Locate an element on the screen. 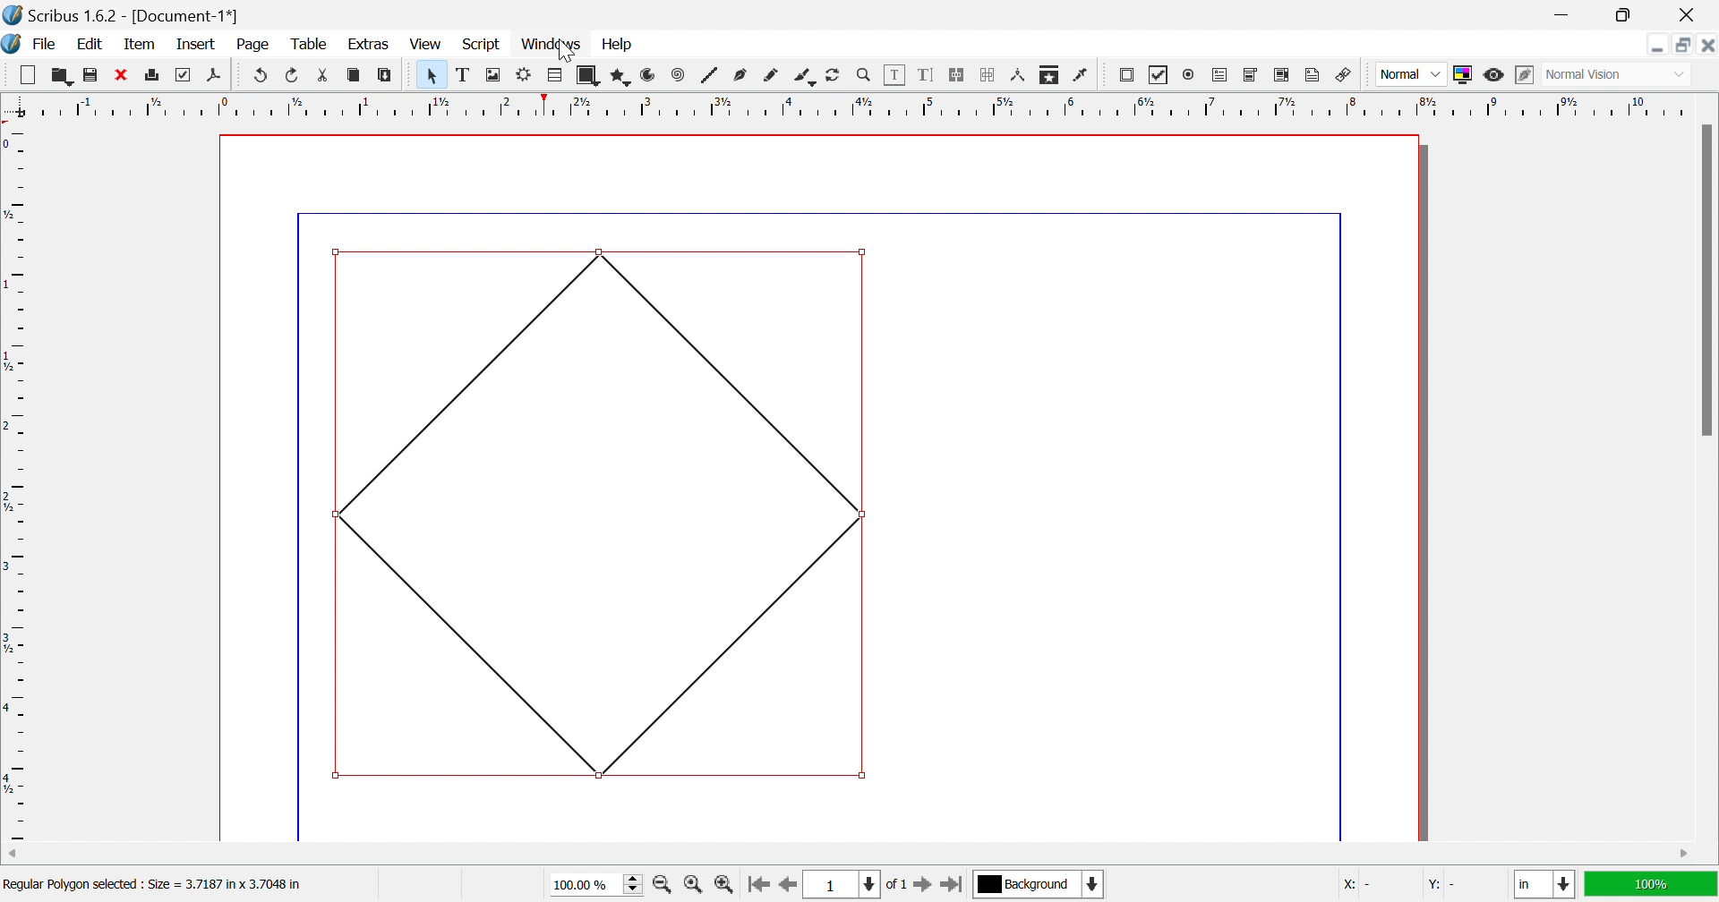 Image resolution: width=1719 pixels, height=902 pixels. Undo is located at coordinates (261, 75).